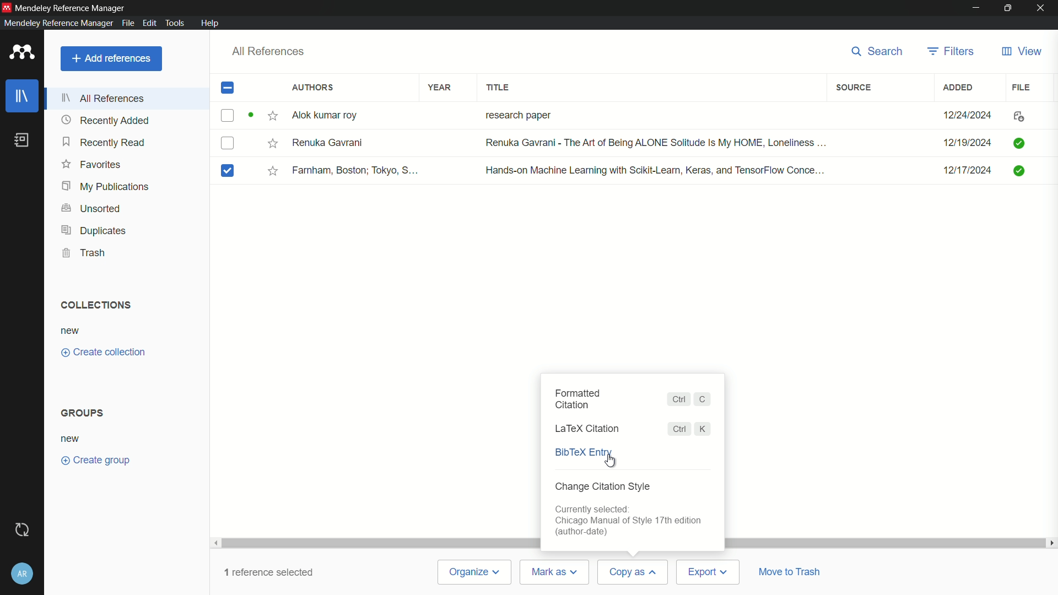  What do you see at coordinates (272, 171) in the screenshot?
I see `Mark it star` at bounding box center [272, 171].